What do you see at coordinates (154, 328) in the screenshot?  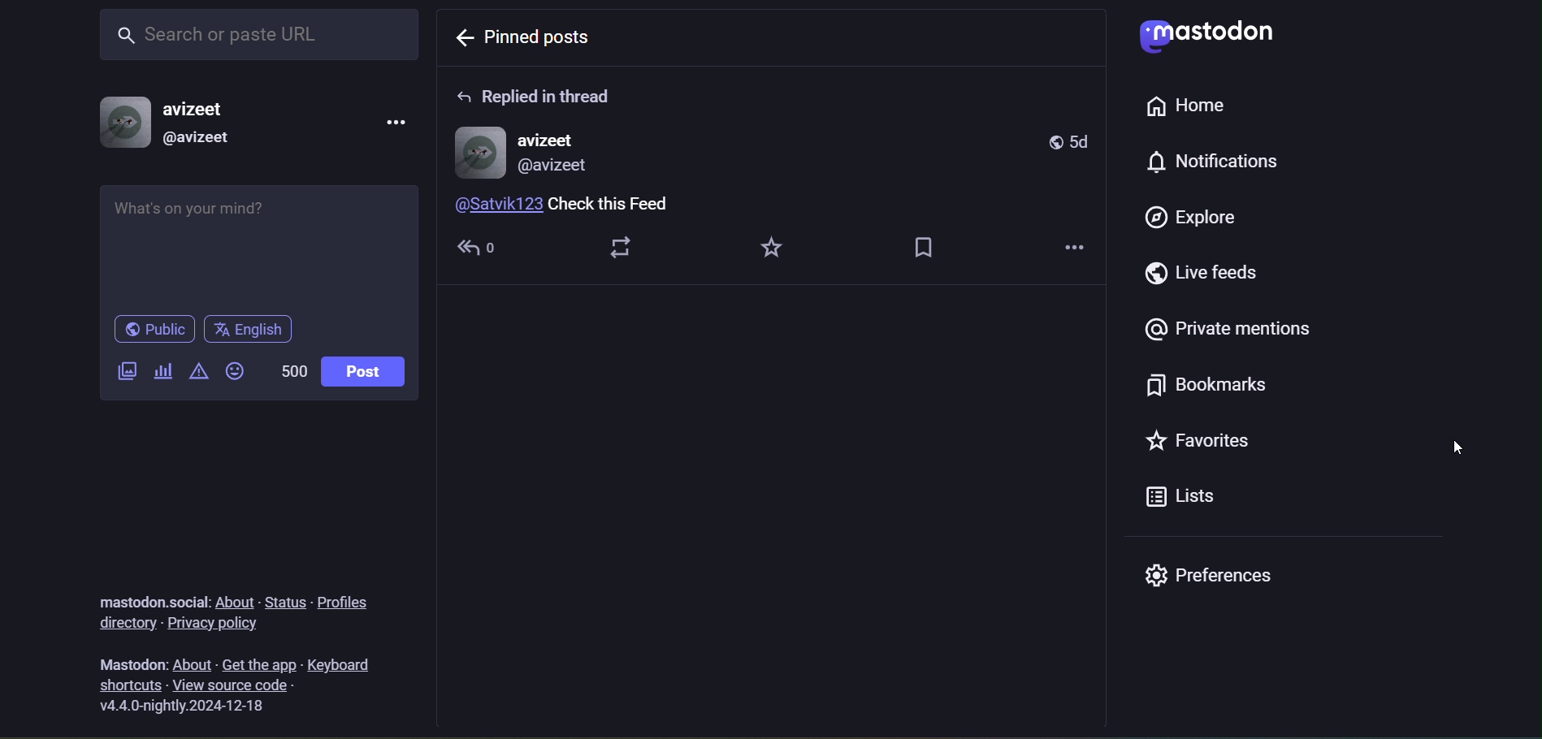 I see `public ` at bounding box center [154, 328].